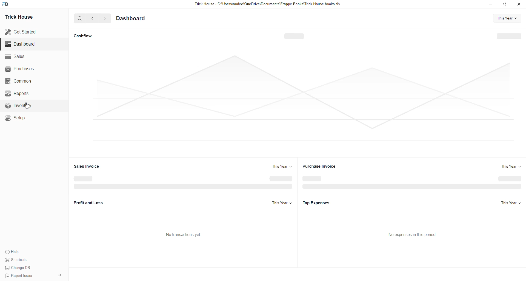  I want to click on Options, so click(61, 274).